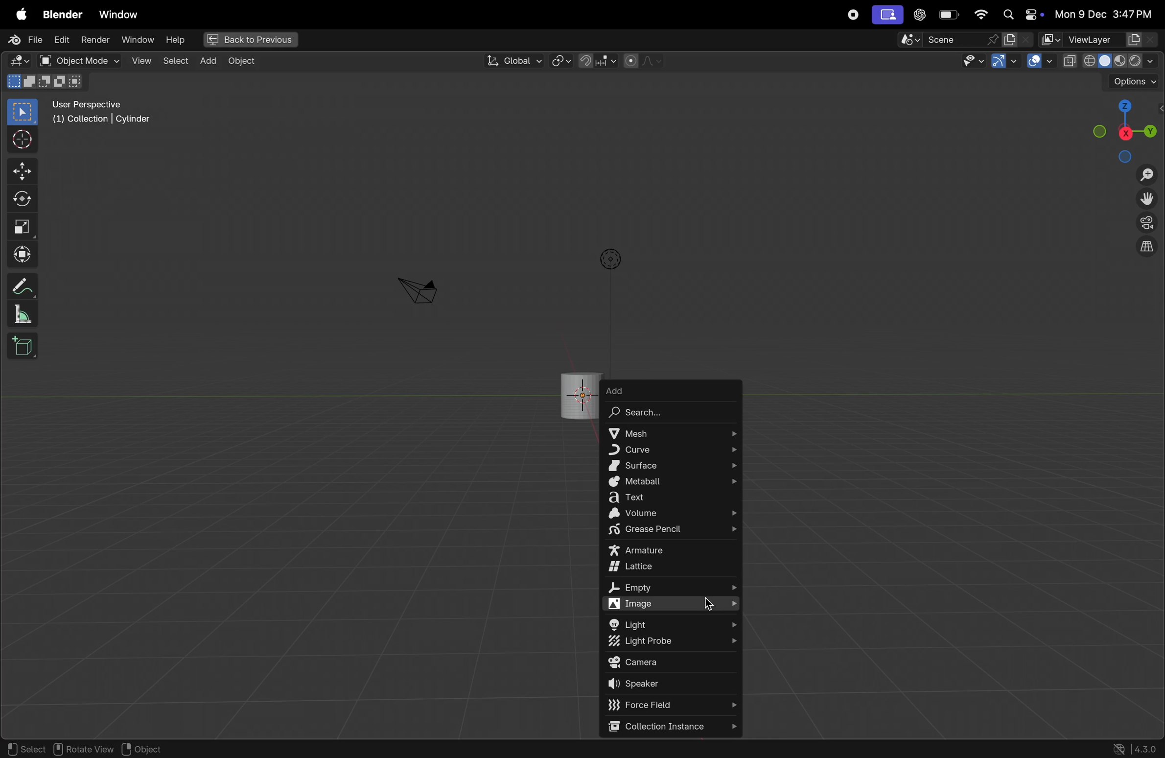 This screenshot has height=758, width=1165. Describe the element at coordinates (1100, 40) in the screenshot. I see `Viewlayer` at that location.